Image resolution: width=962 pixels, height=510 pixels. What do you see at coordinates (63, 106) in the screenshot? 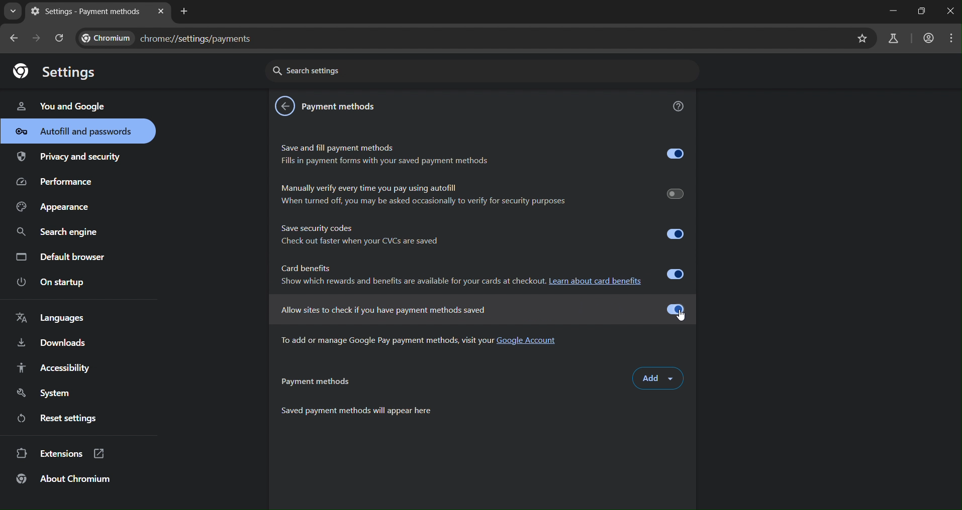
I see `you & google` at bounding box center [63, 106].